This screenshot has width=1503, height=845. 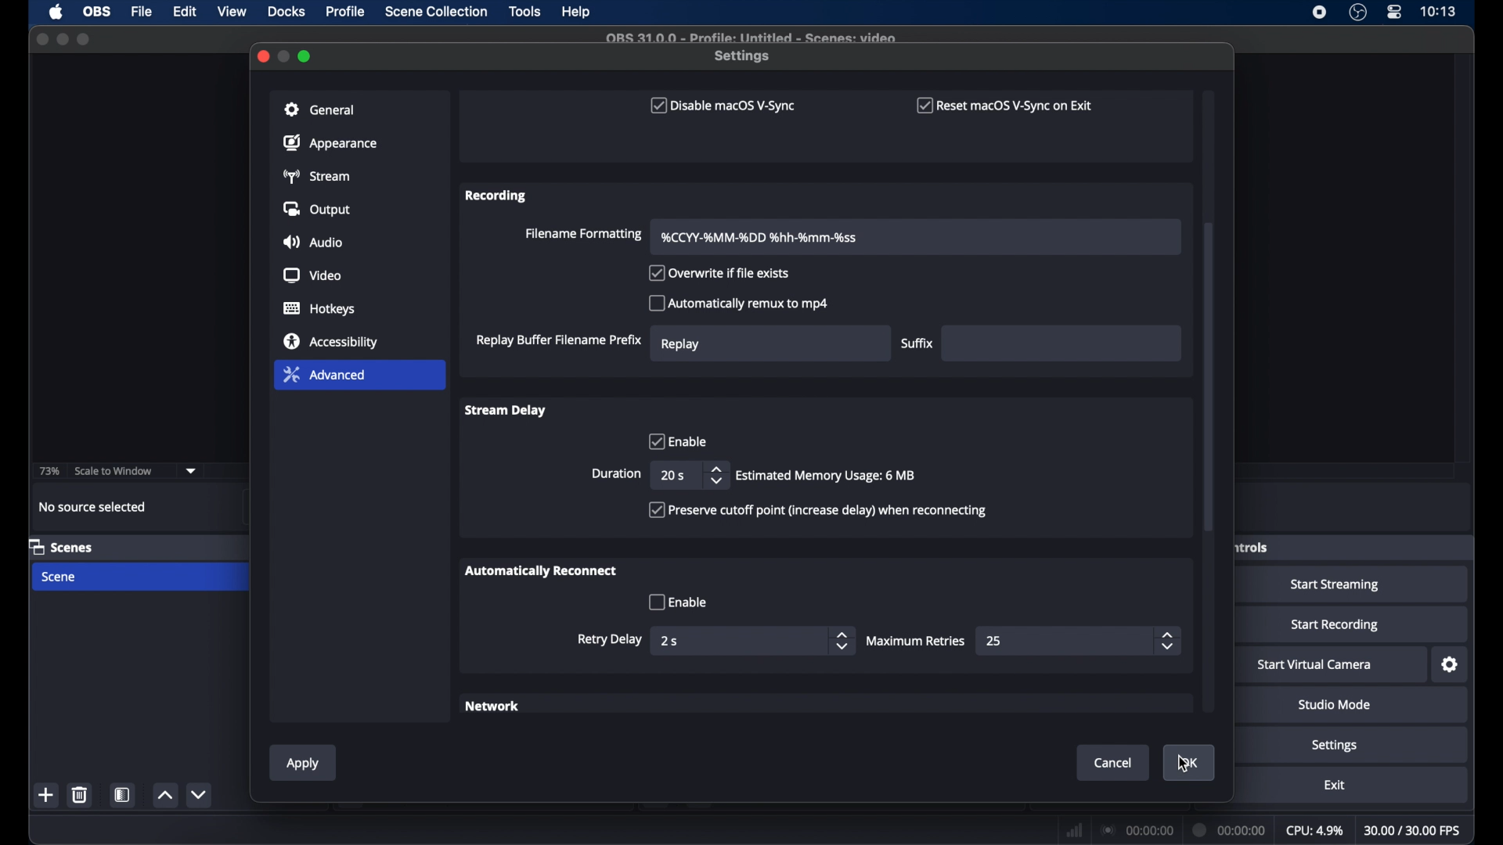 What do you see at coordinates (1393, 13) in the screenshot?
I see `control center` at bounding box center [1393, 13].